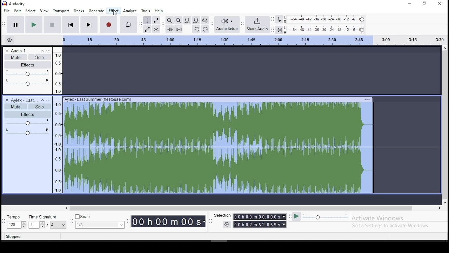 This screenshot has height=253, width=449. Describe the element at coordinates (113, 11) in the screenshot. I see `effect` at that location.